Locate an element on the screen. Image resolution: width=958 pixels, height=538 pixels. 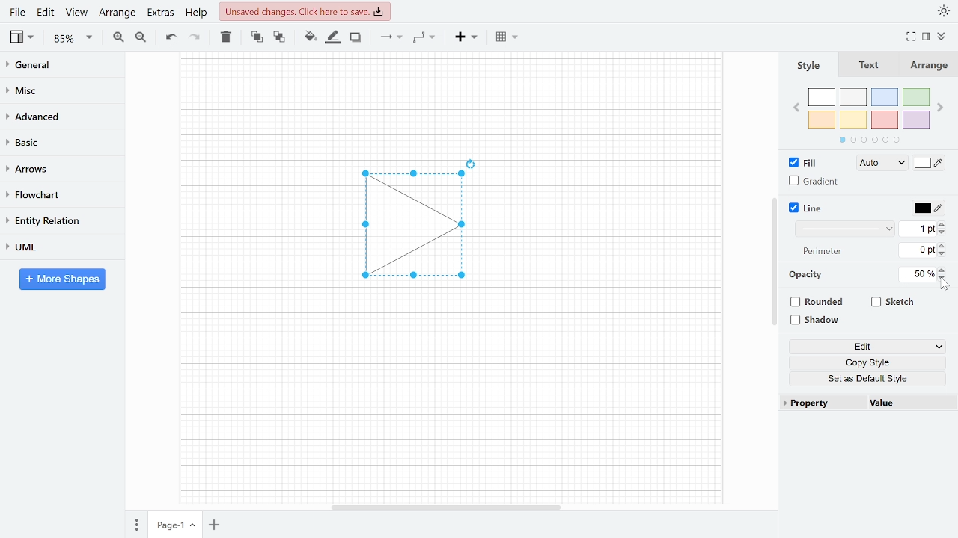
Increase Opacity is located at coordinates (943, 269).